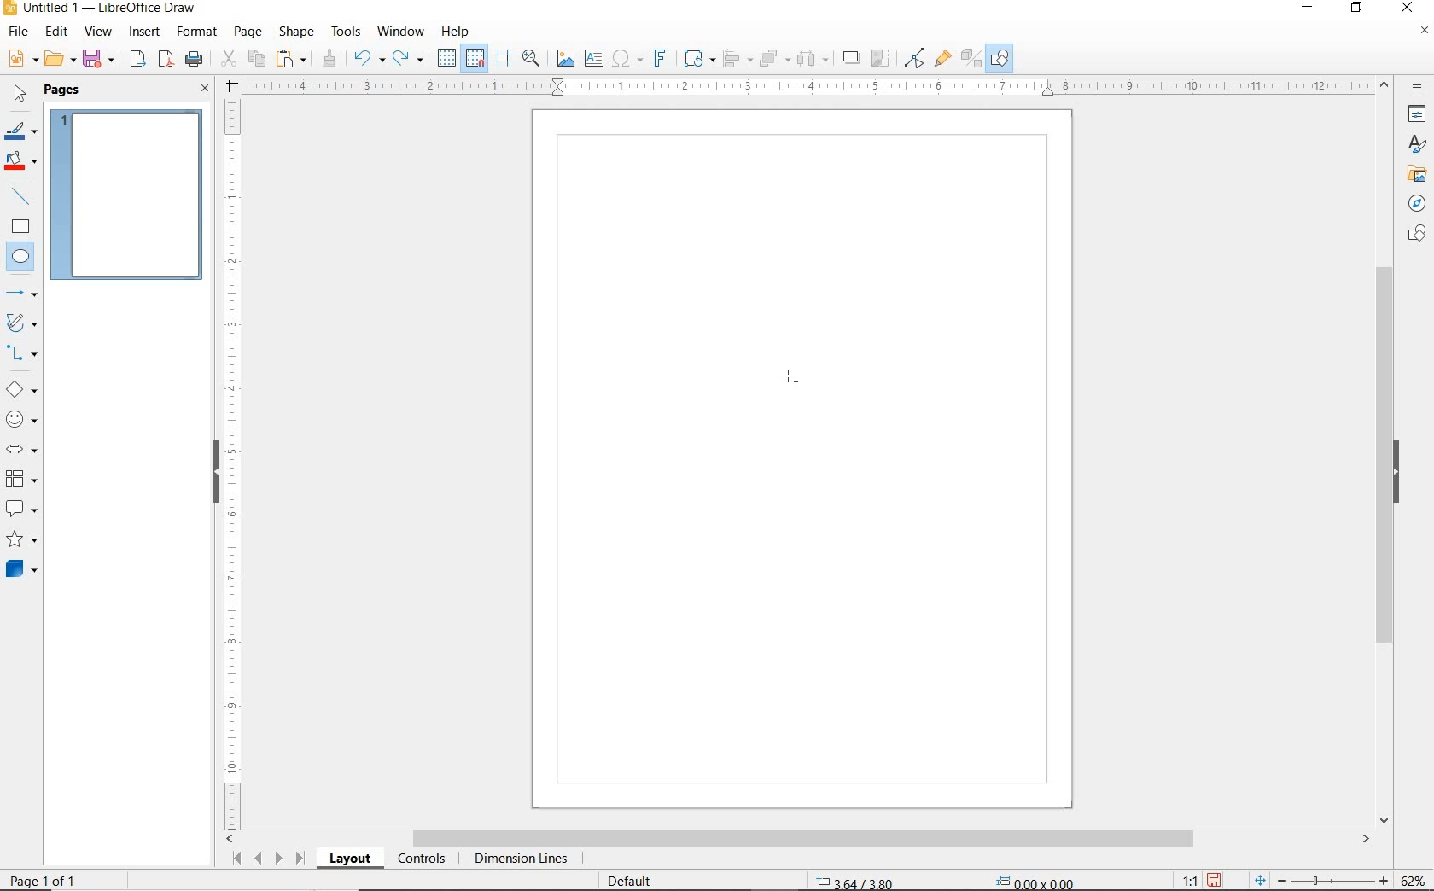 The image size is (1434, 891). I want to click on EXPORT, so click(138, 60).